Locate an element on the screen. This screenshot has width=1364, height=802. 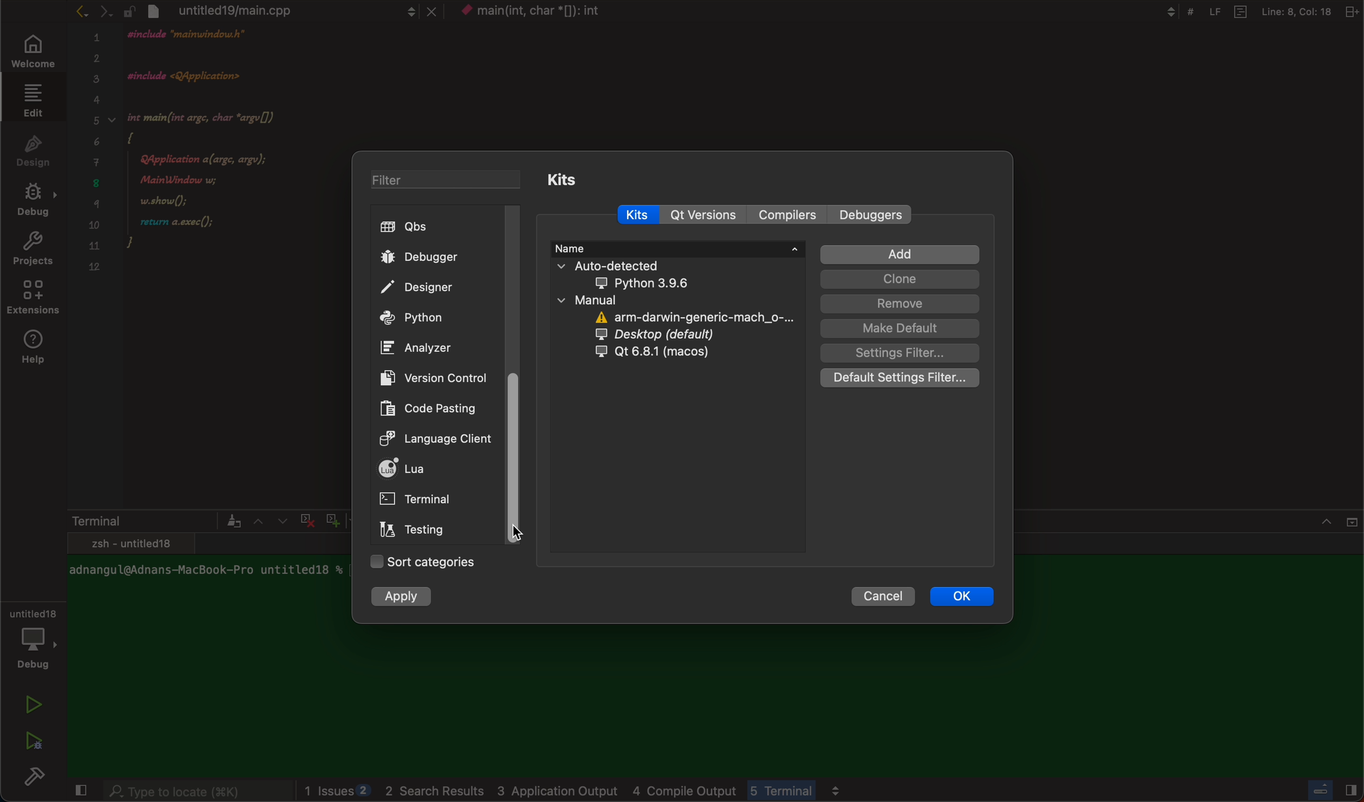
help is located at coordinates (37, 348).